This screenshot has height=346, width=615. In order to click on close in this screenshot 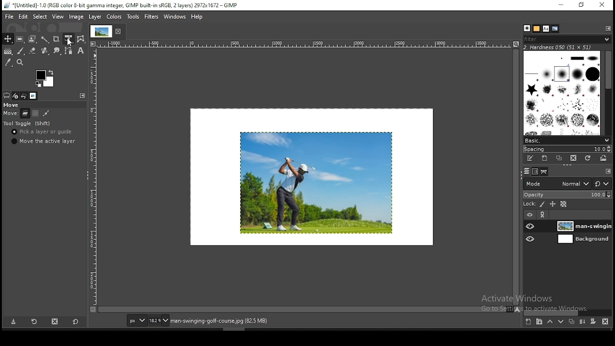, I will do `click(120, 32)`.